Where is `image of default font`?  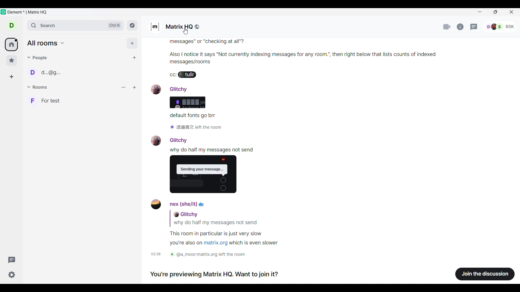 image of default font is located at coordinates (187, 103).